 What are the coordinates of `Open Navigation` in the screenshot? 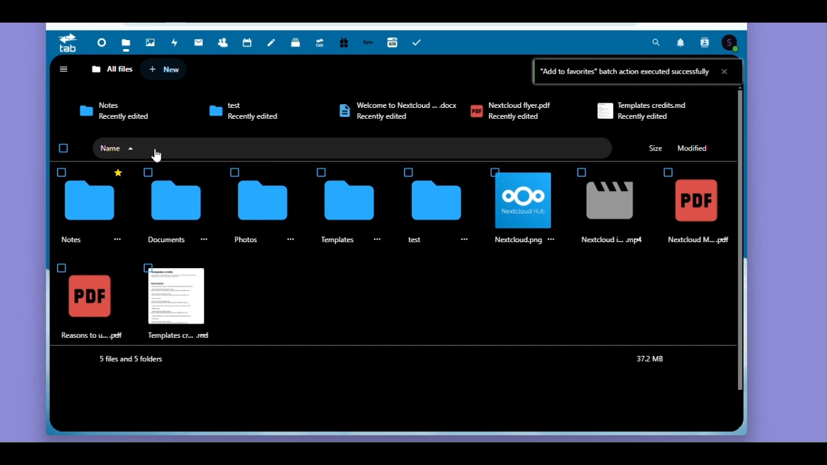 It's located at (63, 68).